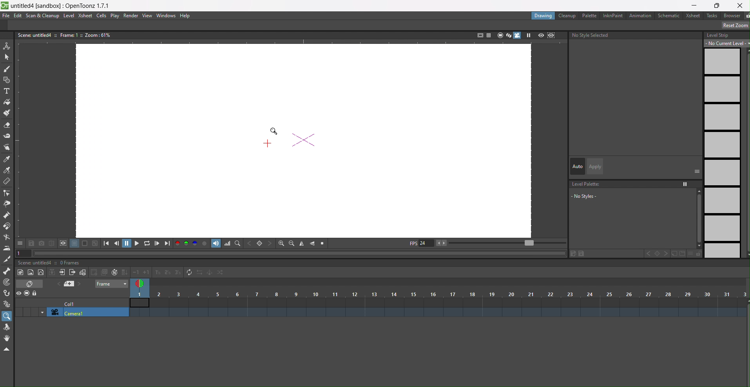 Image resolution: width=750 pixels, height=387 pixels. I want to click on red, so click(178, 244).